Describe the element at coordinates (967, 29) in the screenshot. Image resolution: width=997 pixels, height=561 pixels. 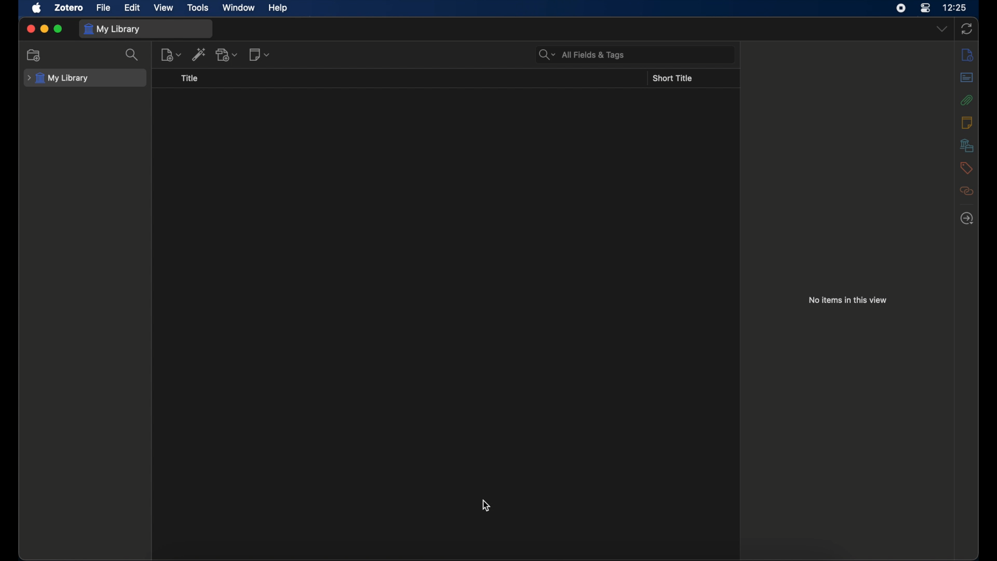
I see `sync` at that location.